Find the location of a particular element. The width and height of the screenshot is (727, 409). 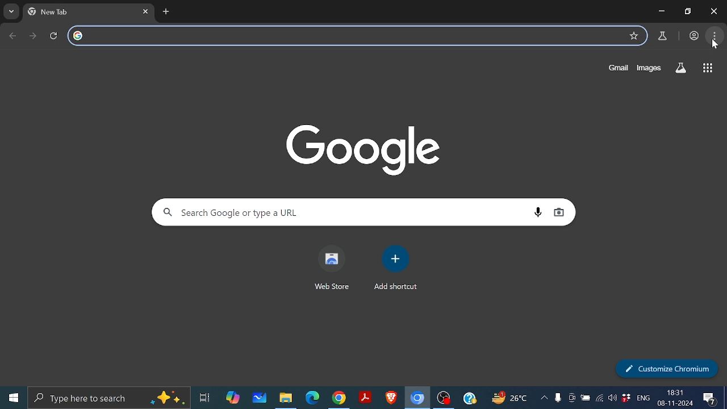

web store is located at coordinates (332, 258).